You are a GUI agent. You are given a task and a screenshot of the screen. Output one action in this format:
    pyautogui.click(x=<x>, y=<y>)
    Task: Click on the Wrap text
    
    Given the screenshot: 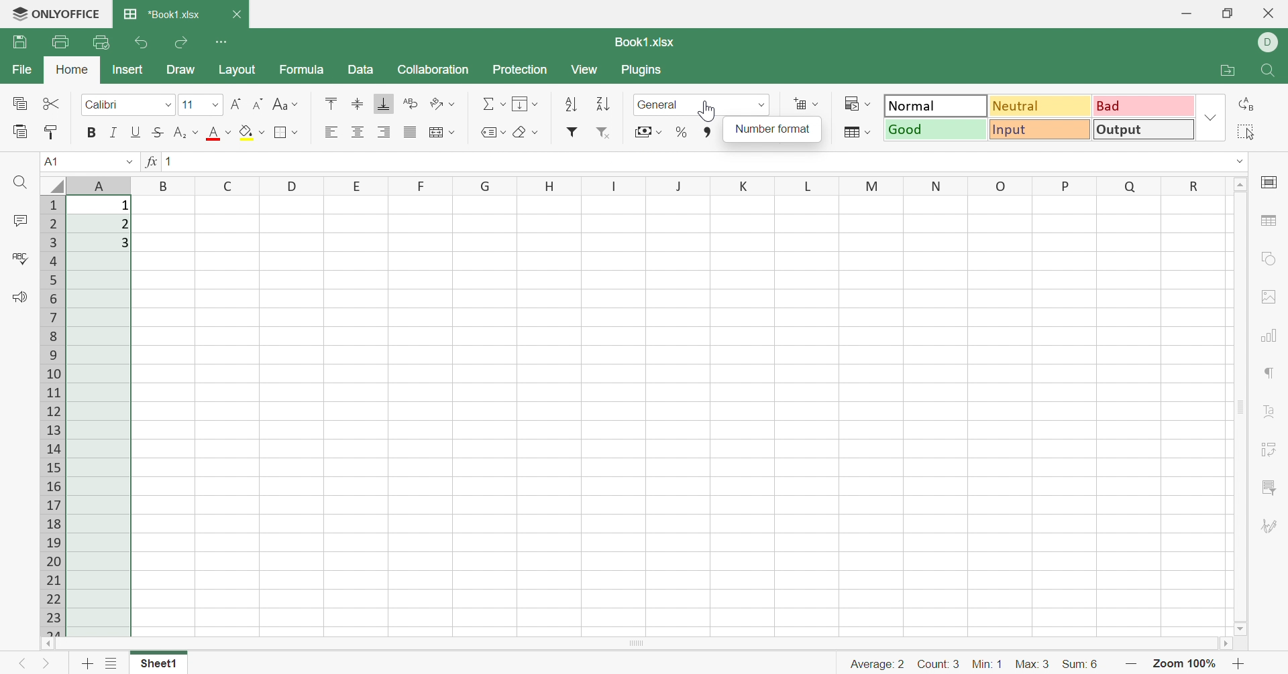 What is the action you would take?
    pyautogui.click(x=443, y=134)
    